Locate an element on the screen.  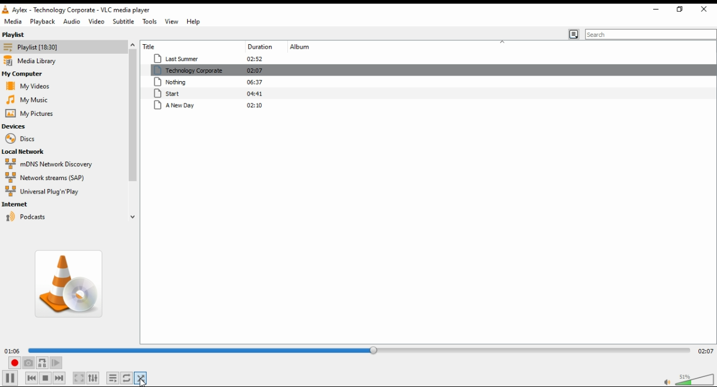
media library is located at coordinates (34, 61).